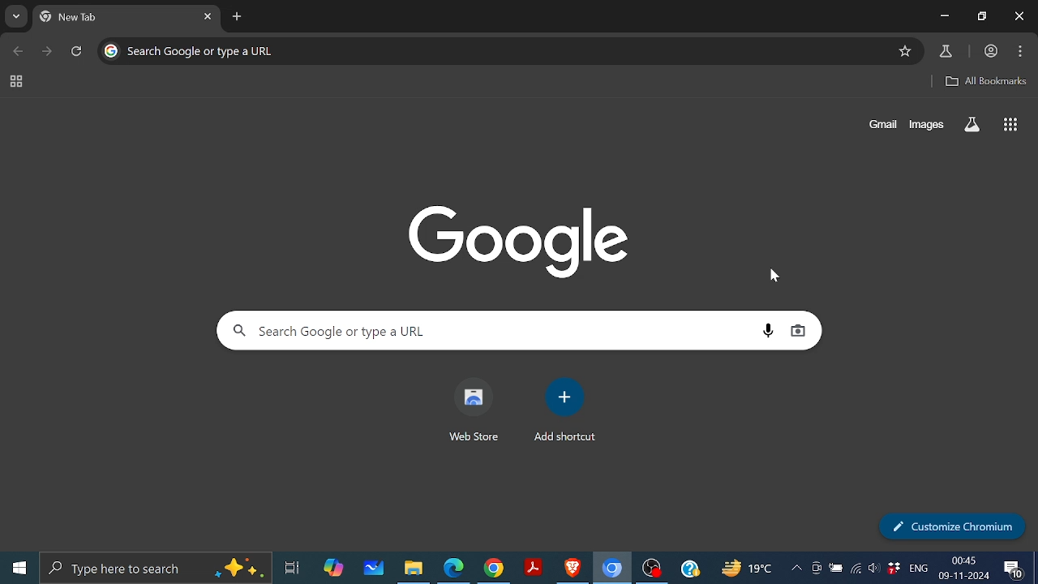  Describe the element at coordinates (16, 81) in the screenshot. I see `Tab groups` at that location.